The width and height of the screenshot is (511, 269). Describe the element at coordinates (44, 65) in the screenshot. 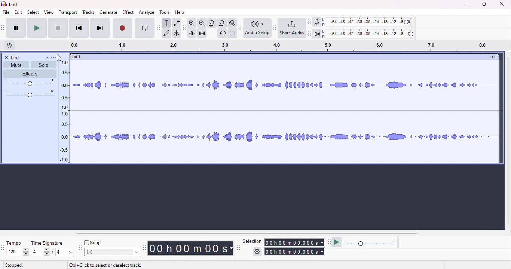

I see `solo` at that location.